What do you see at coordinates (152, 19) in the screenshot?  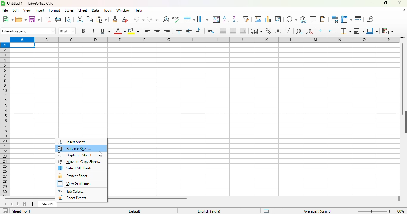 I see `redo` at bounding box center [152, 19].